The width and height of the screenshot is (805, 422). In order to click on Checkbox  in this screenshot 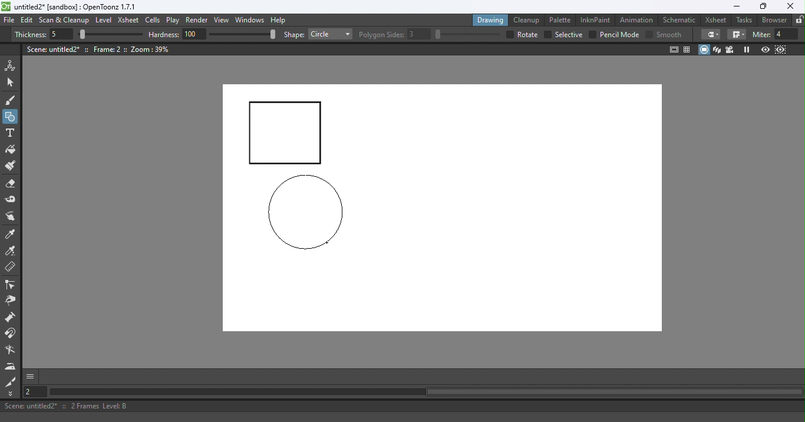, I will do `click(649, 34)`.